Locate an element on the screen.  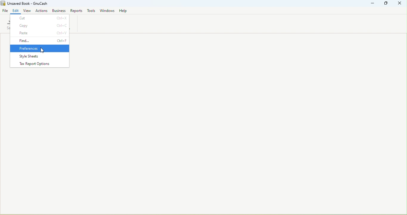
Minimize is located at coordinates (372, 4).